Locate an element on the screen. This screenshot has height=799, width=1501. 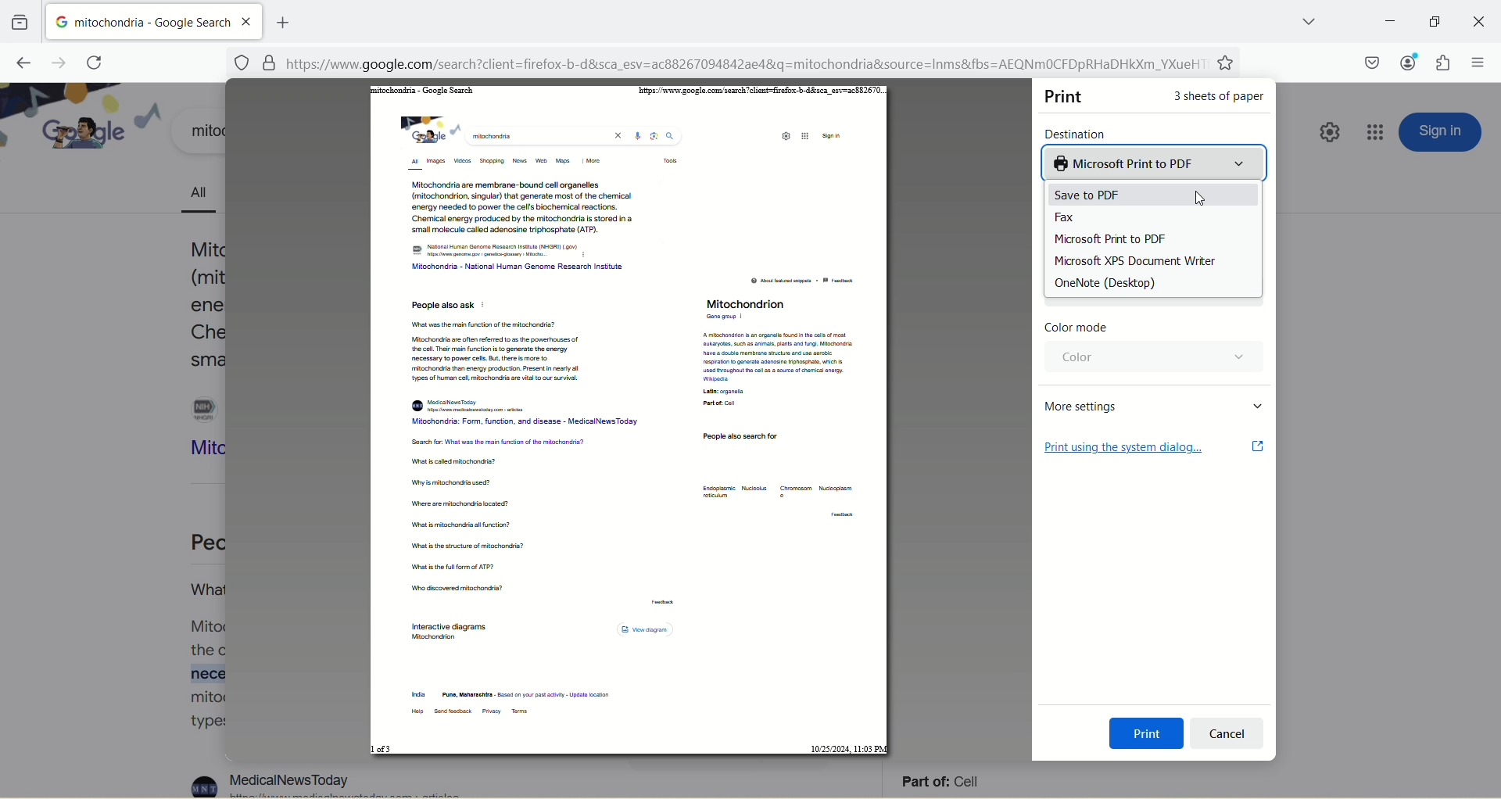
save to pocket is located at coordinates (1371, 63).